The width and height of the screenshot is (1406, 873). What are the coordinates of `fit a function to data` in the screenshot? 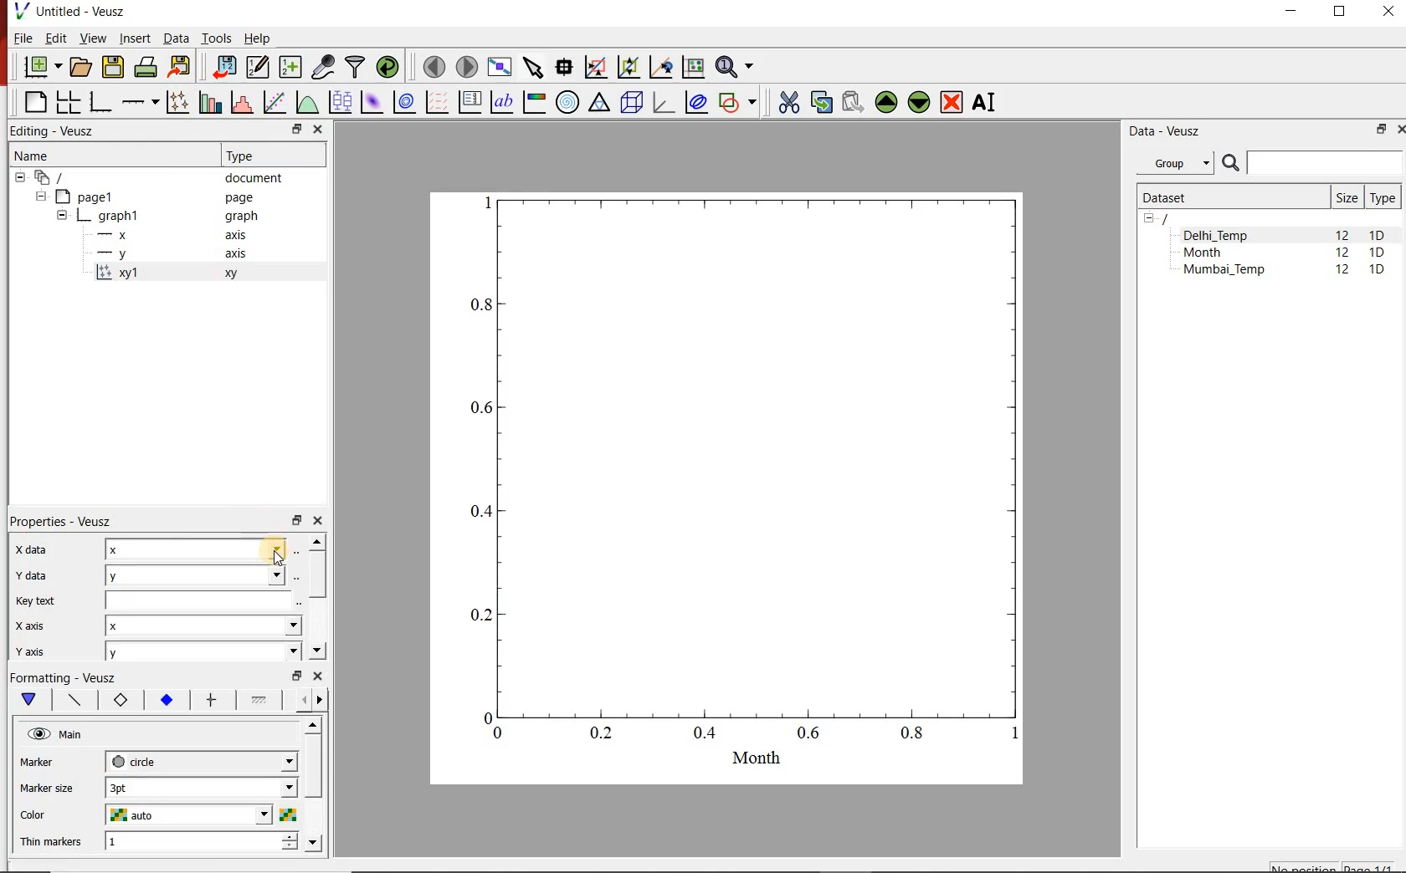 It's located at (274, 102).